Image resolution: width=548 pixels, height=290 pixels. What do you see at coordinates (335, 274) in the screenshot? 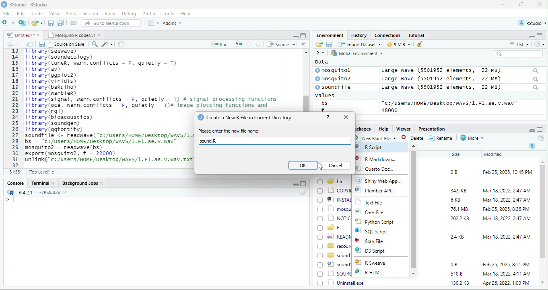
I see `| SOURCE` at bounding box center [335, 274].